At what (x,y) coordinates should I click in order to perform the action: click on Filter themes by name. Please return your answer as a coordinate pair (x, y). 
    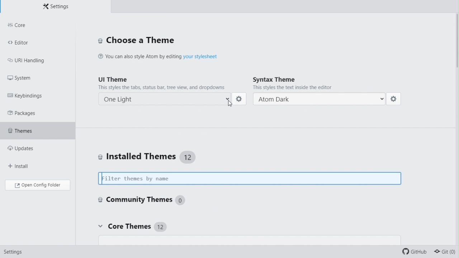
    Looking at the image, I should click on (252, 178).